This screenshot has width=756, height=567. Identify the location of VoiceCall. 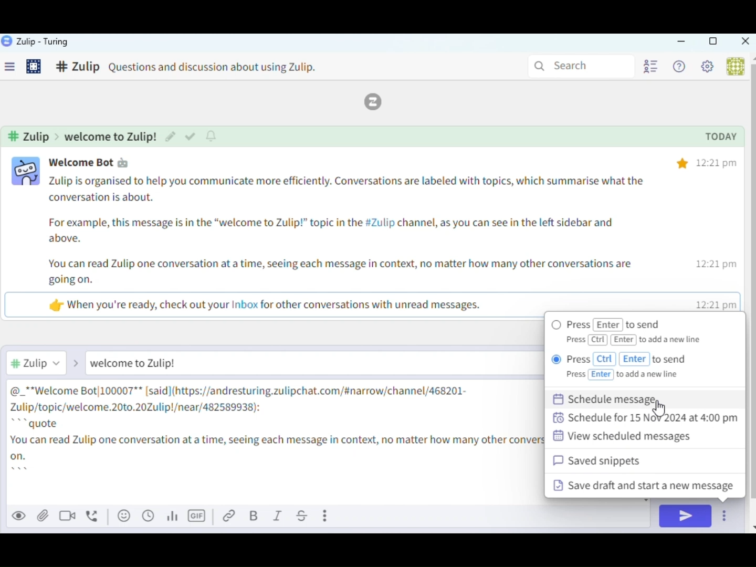
(94, 515).